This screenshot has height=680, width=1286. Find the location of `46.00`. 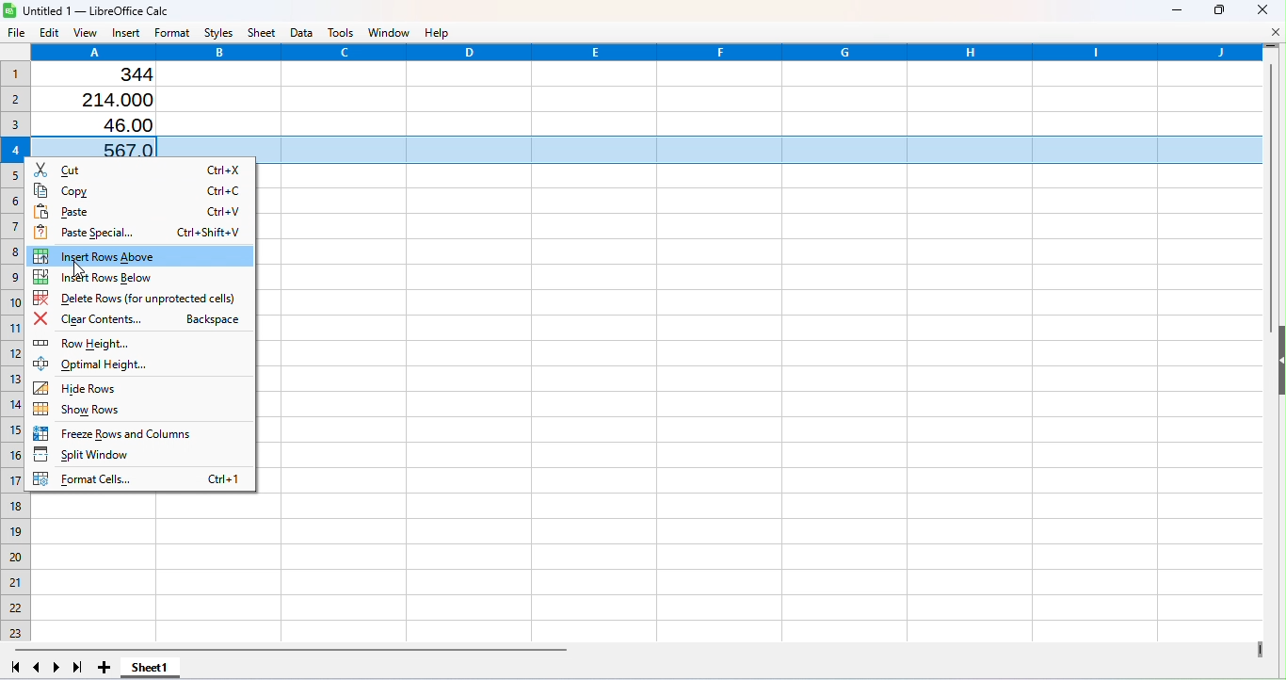

46.00 is located at coordinates (120, 126).